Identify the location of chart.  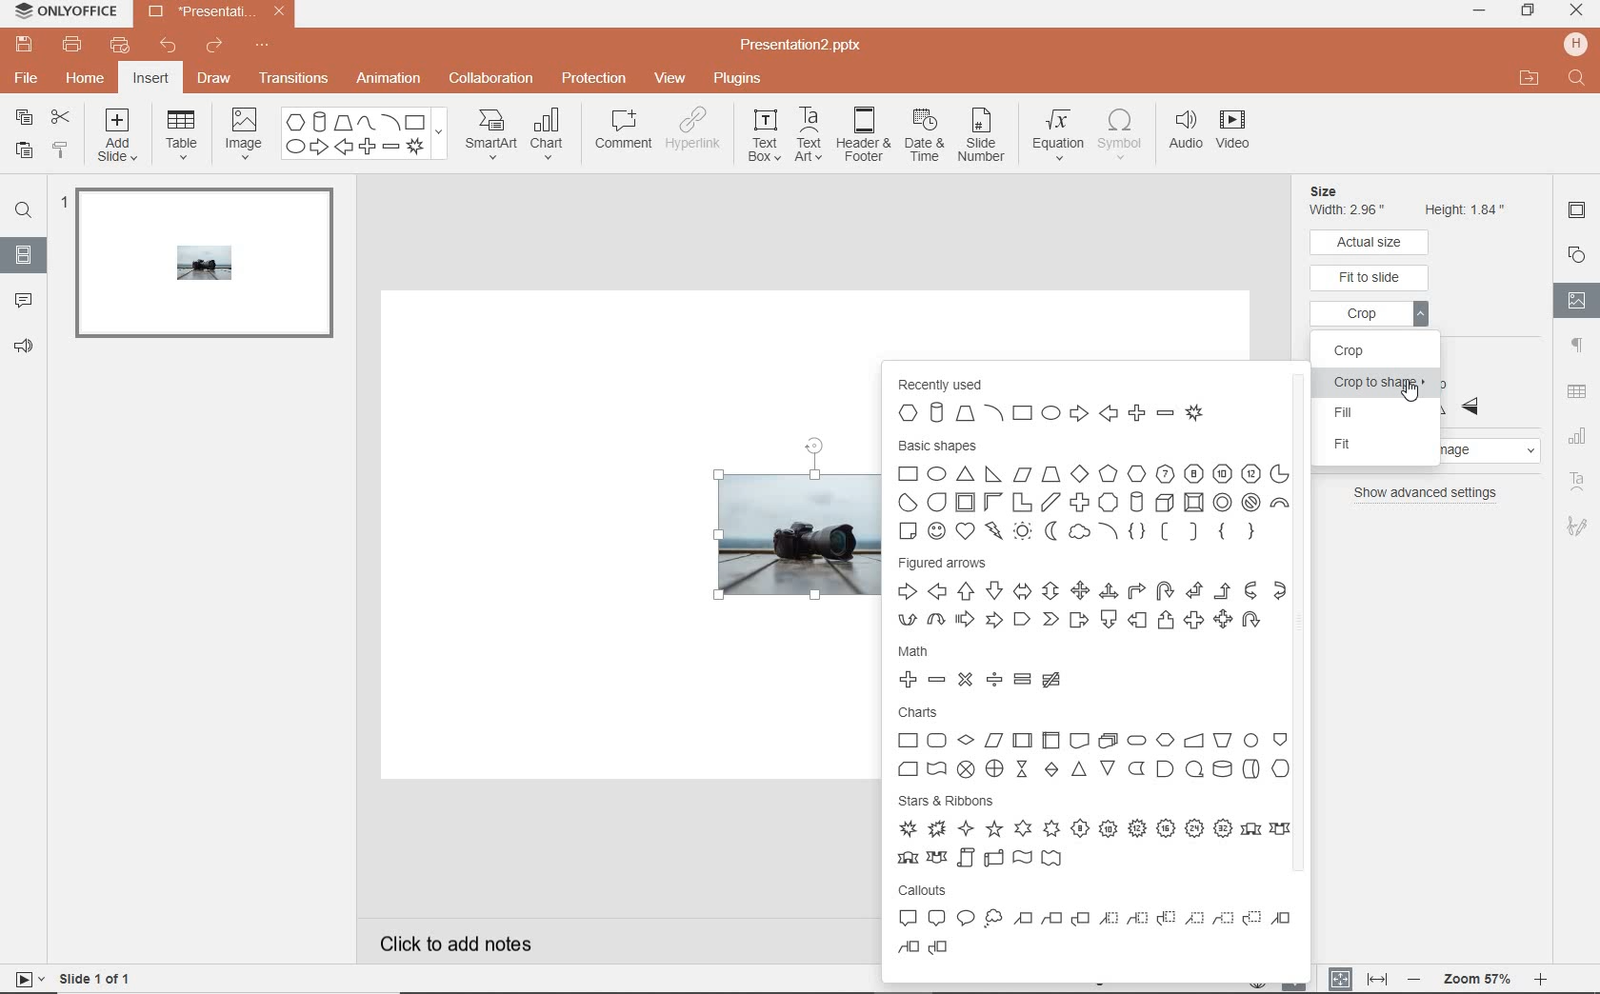
(553, 135).